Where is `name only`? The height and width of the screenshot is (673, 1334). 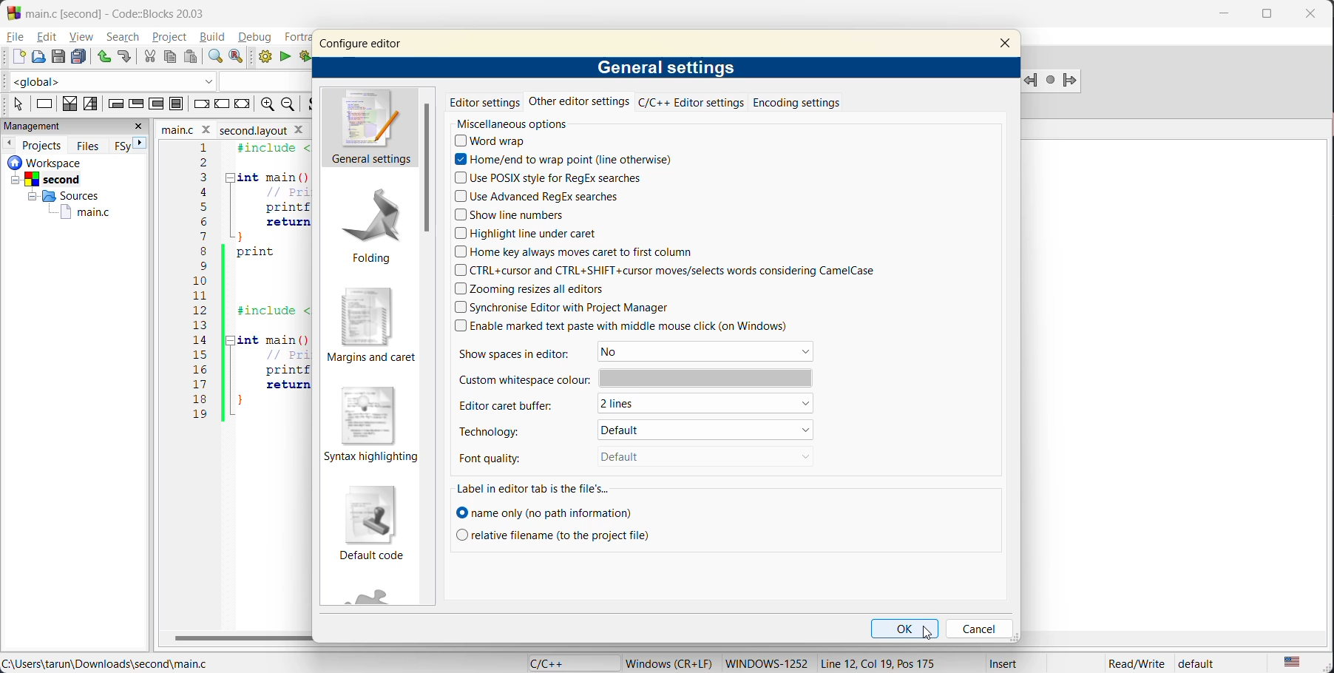
name only is located at coordinates (546, 512).